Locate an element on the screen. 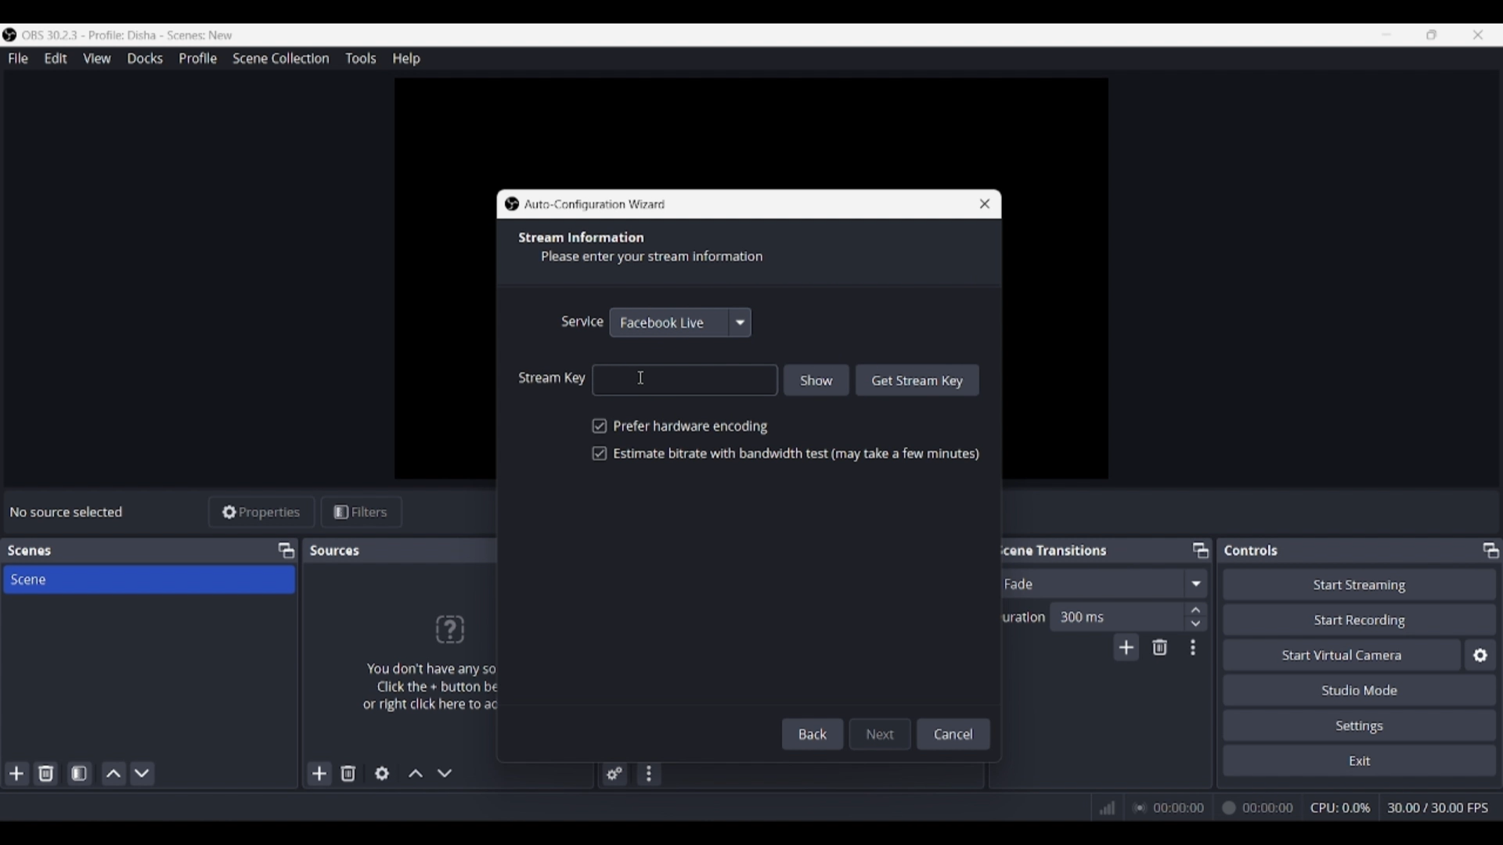 The width and height of the screenshot is (1503, 845). Settings is located at coordinates (1361, 725).